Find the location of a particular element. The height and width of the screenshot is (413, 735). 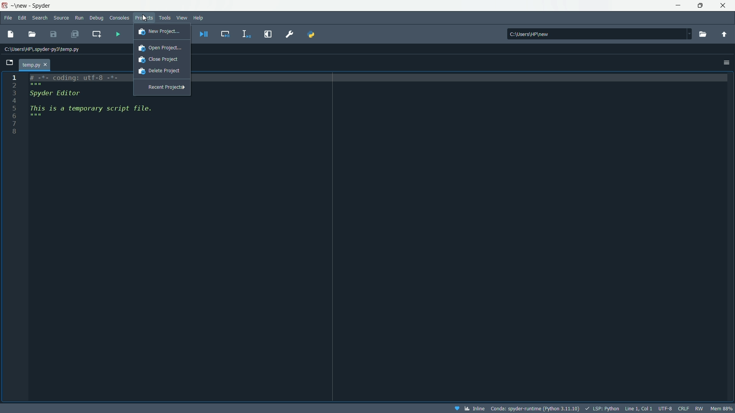

Consoles menu is located at coordinates (120, 19).